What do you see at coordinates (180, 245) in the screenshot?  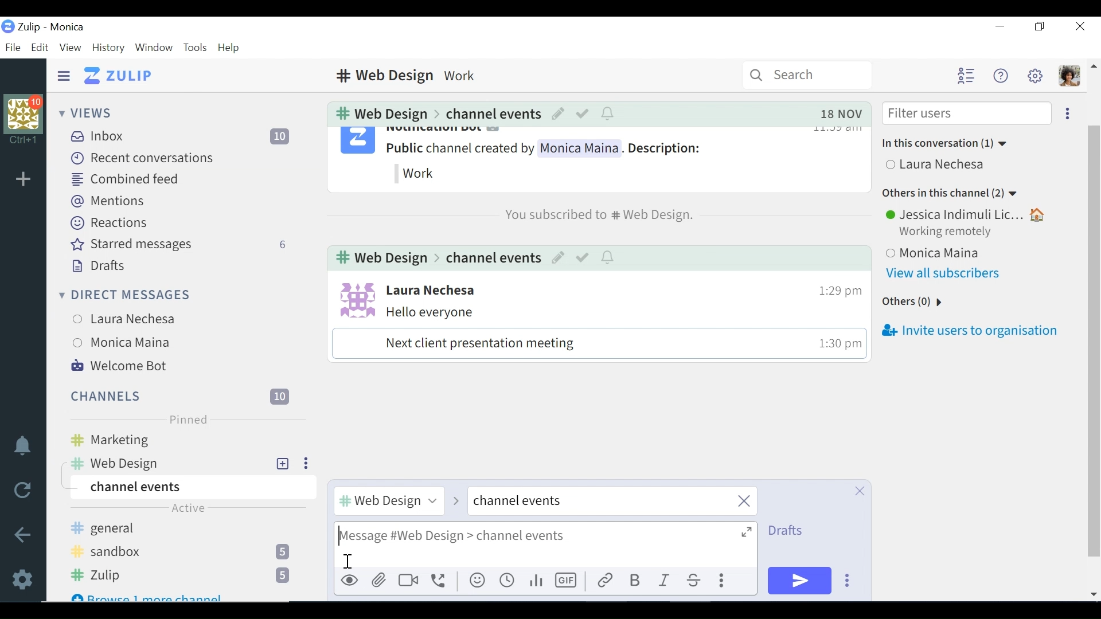 I see `Starred messages` at bounding box center [180, 245].